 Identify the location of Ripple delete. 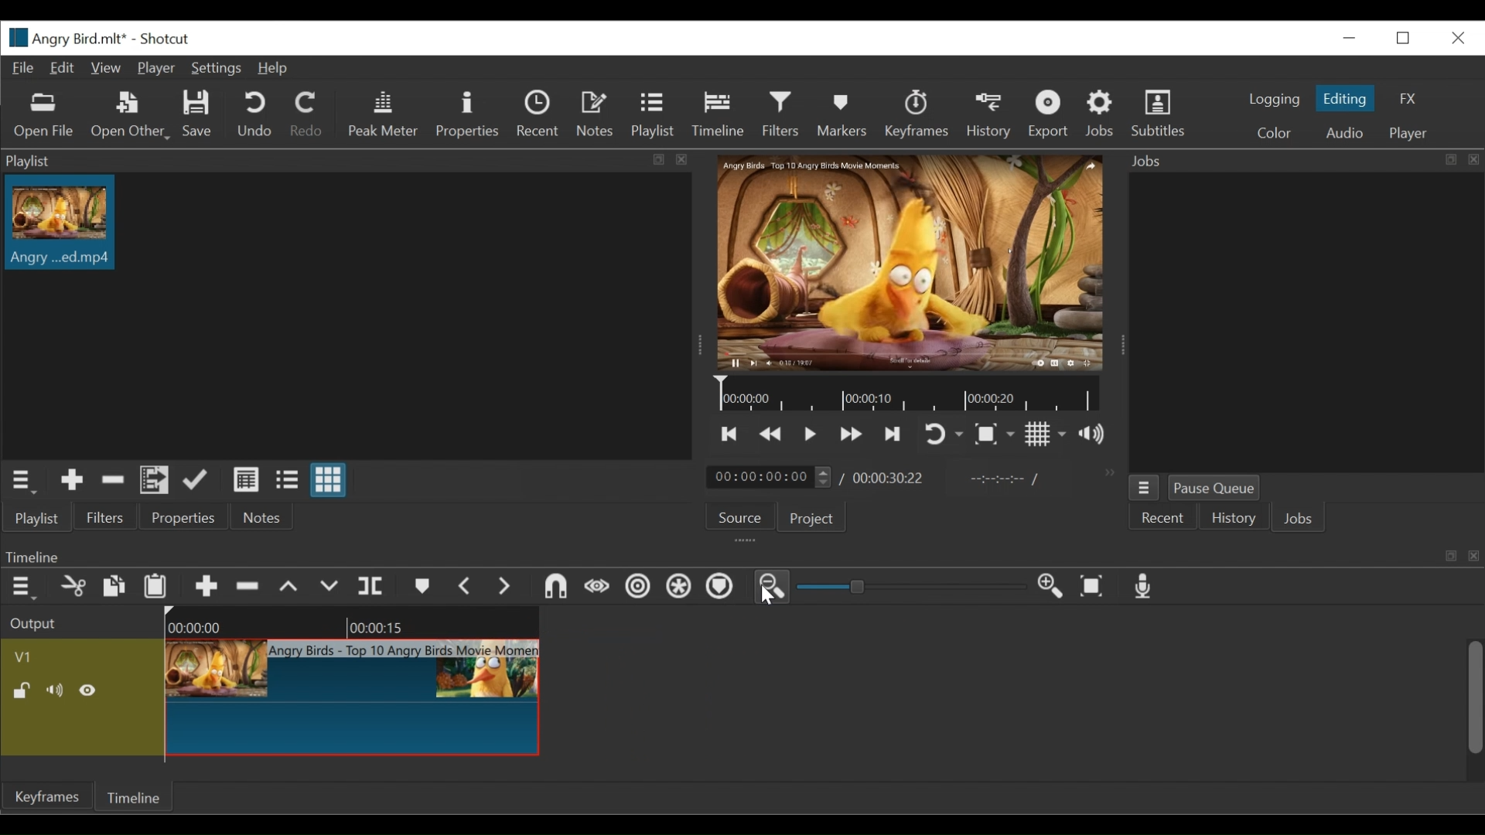
(248, 586).